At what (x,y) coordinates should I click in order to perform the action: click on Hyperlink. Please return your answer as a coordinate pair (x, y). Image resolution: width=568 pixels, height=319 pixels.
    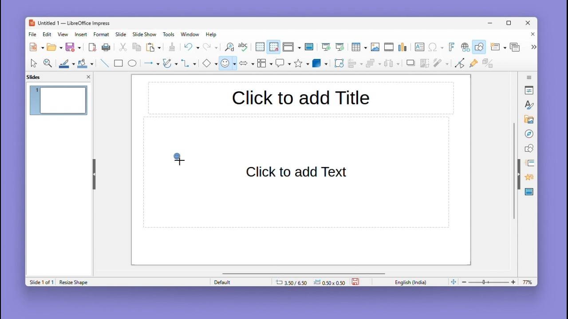
    Looking at the image, I should click on (464, 48).